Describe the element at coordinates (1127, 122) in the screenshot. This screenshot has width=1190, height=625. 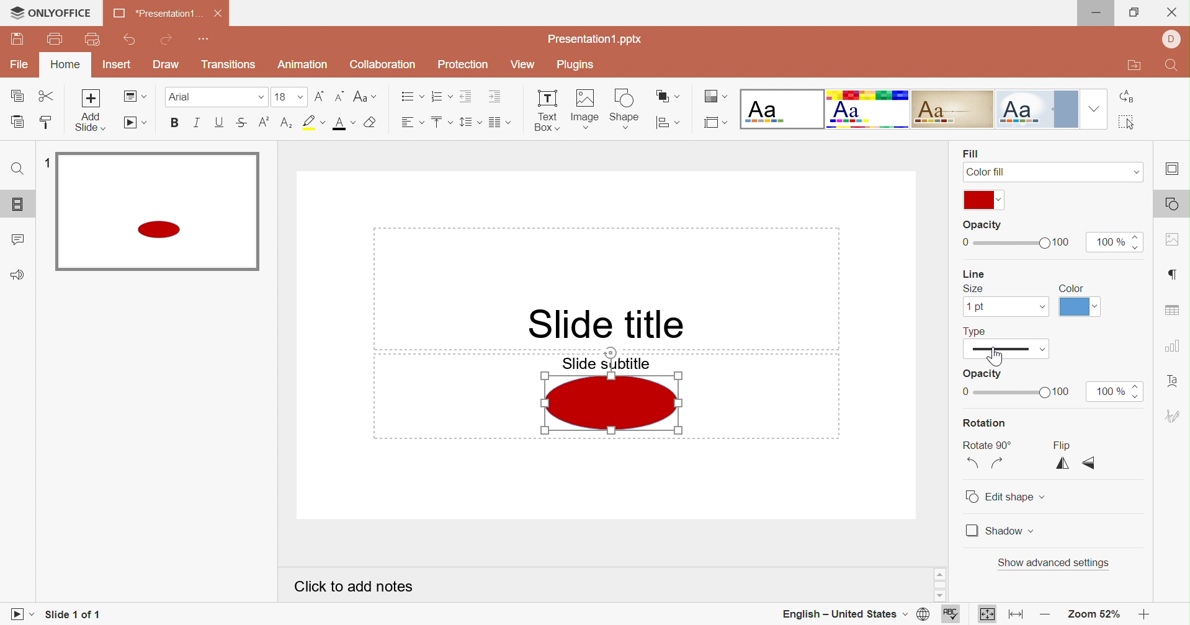
I see `Select all` at that location.